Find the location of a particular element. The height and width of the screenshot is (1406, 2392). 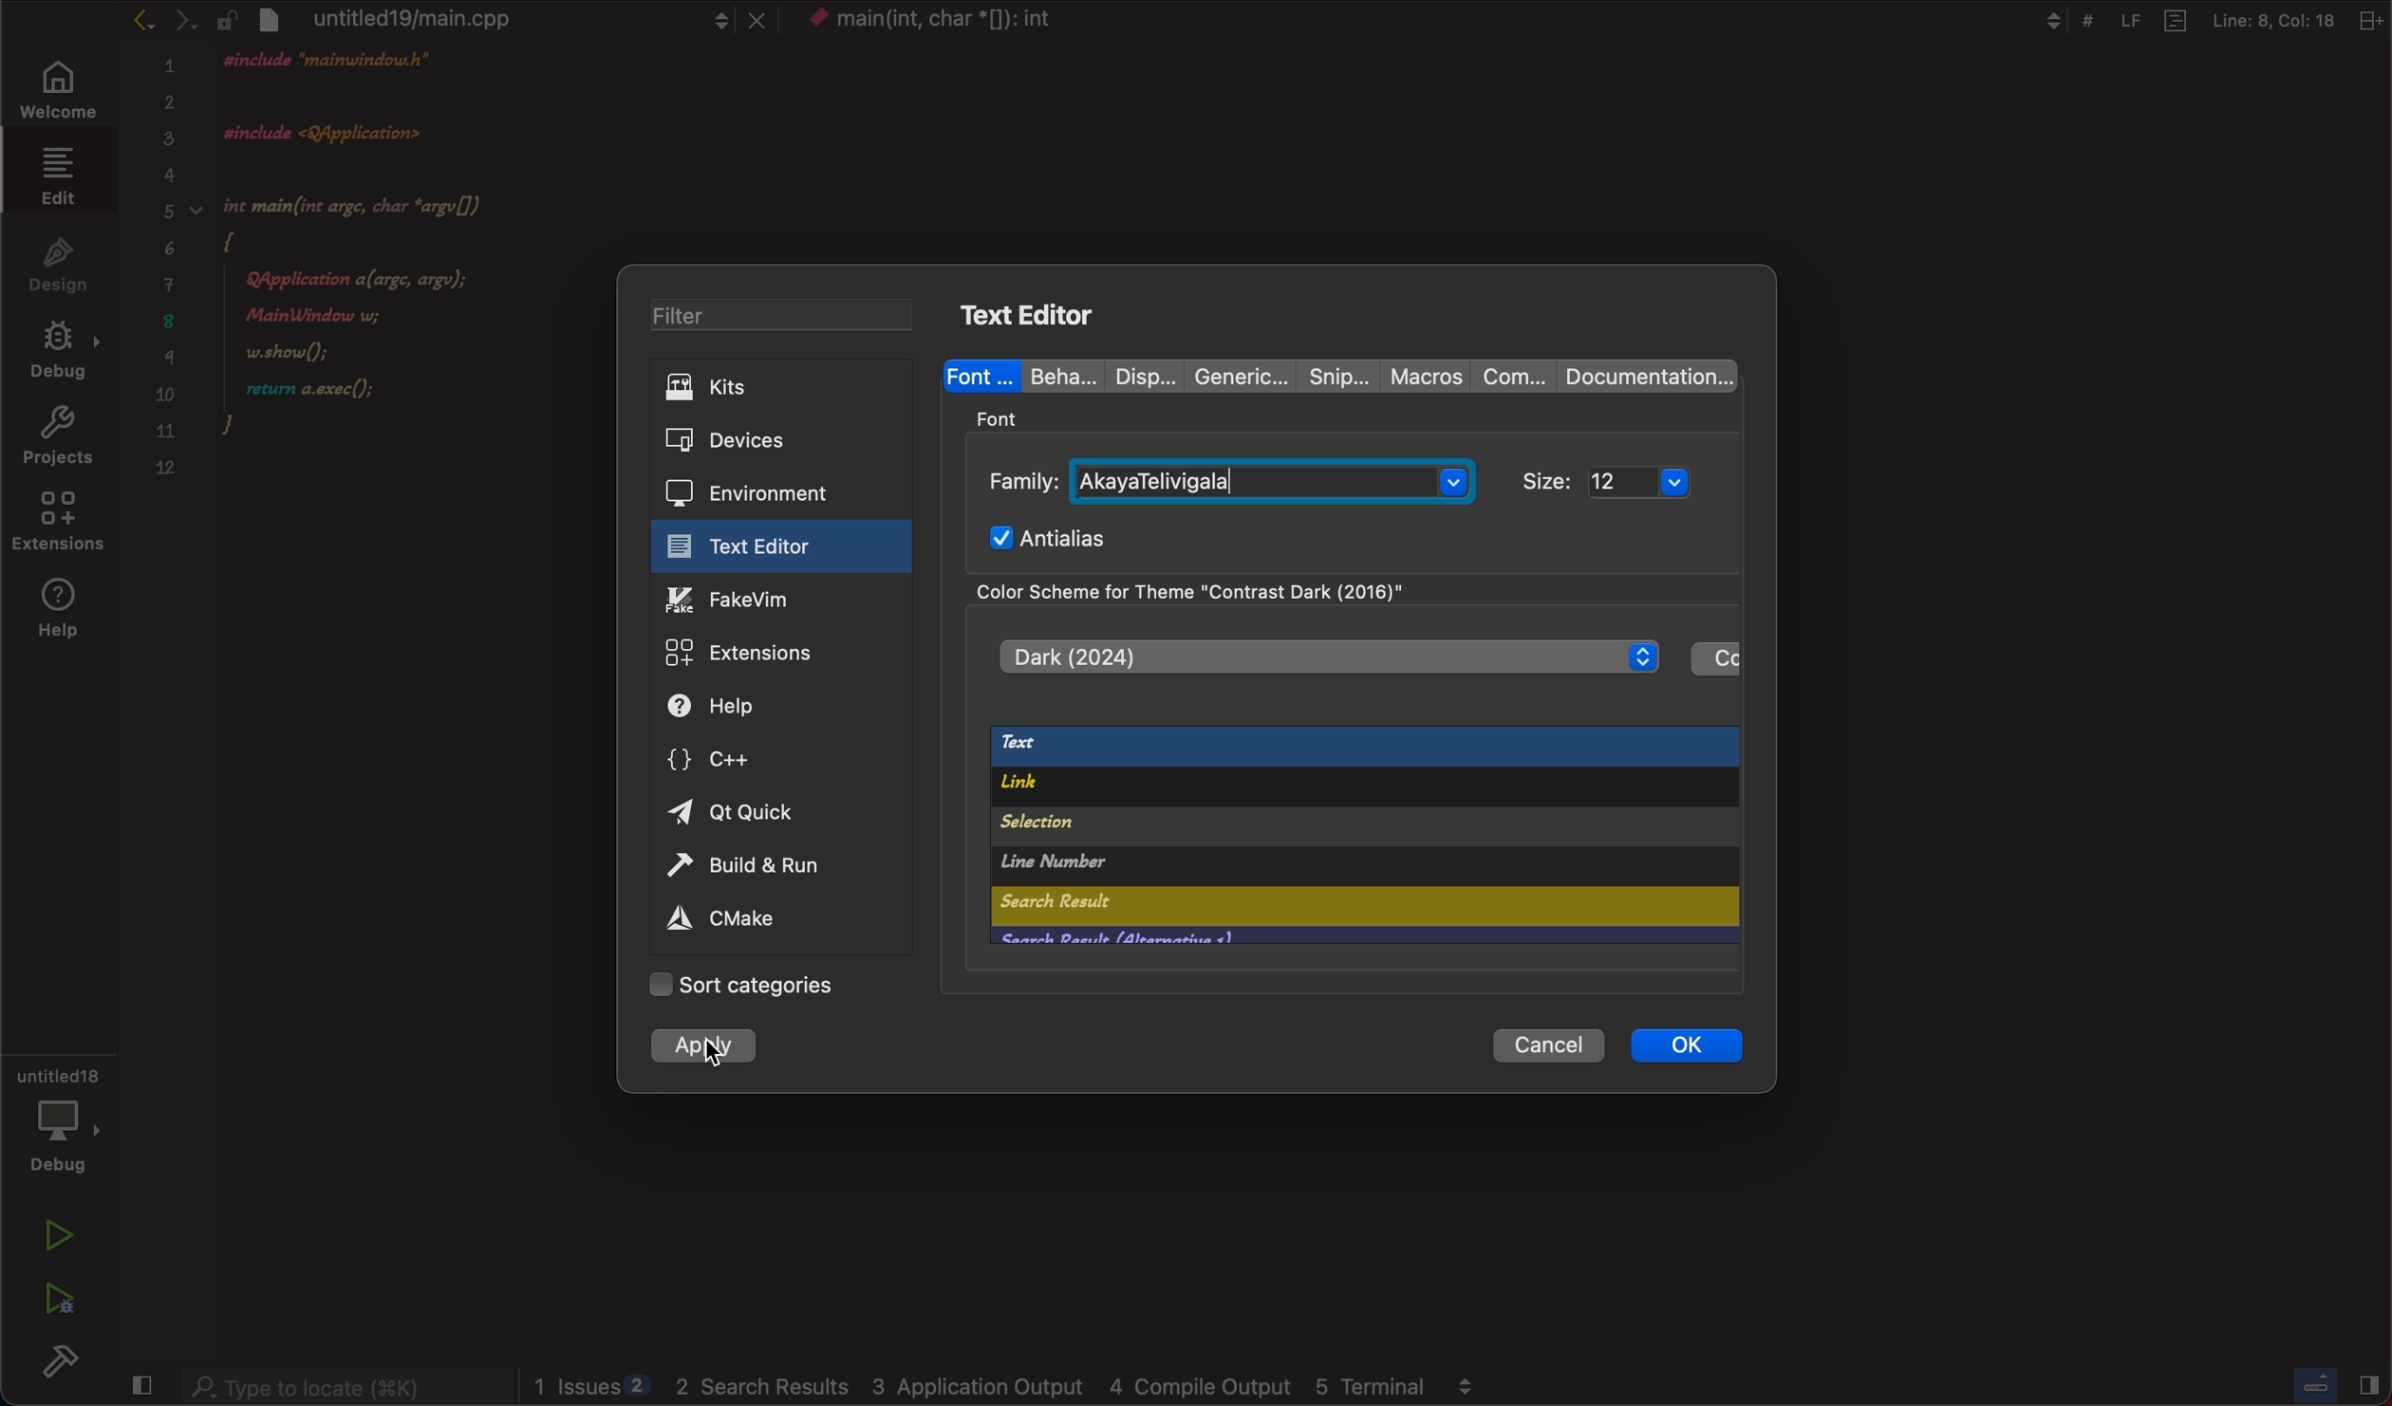

run debug is located at coordinates (59, 1294).